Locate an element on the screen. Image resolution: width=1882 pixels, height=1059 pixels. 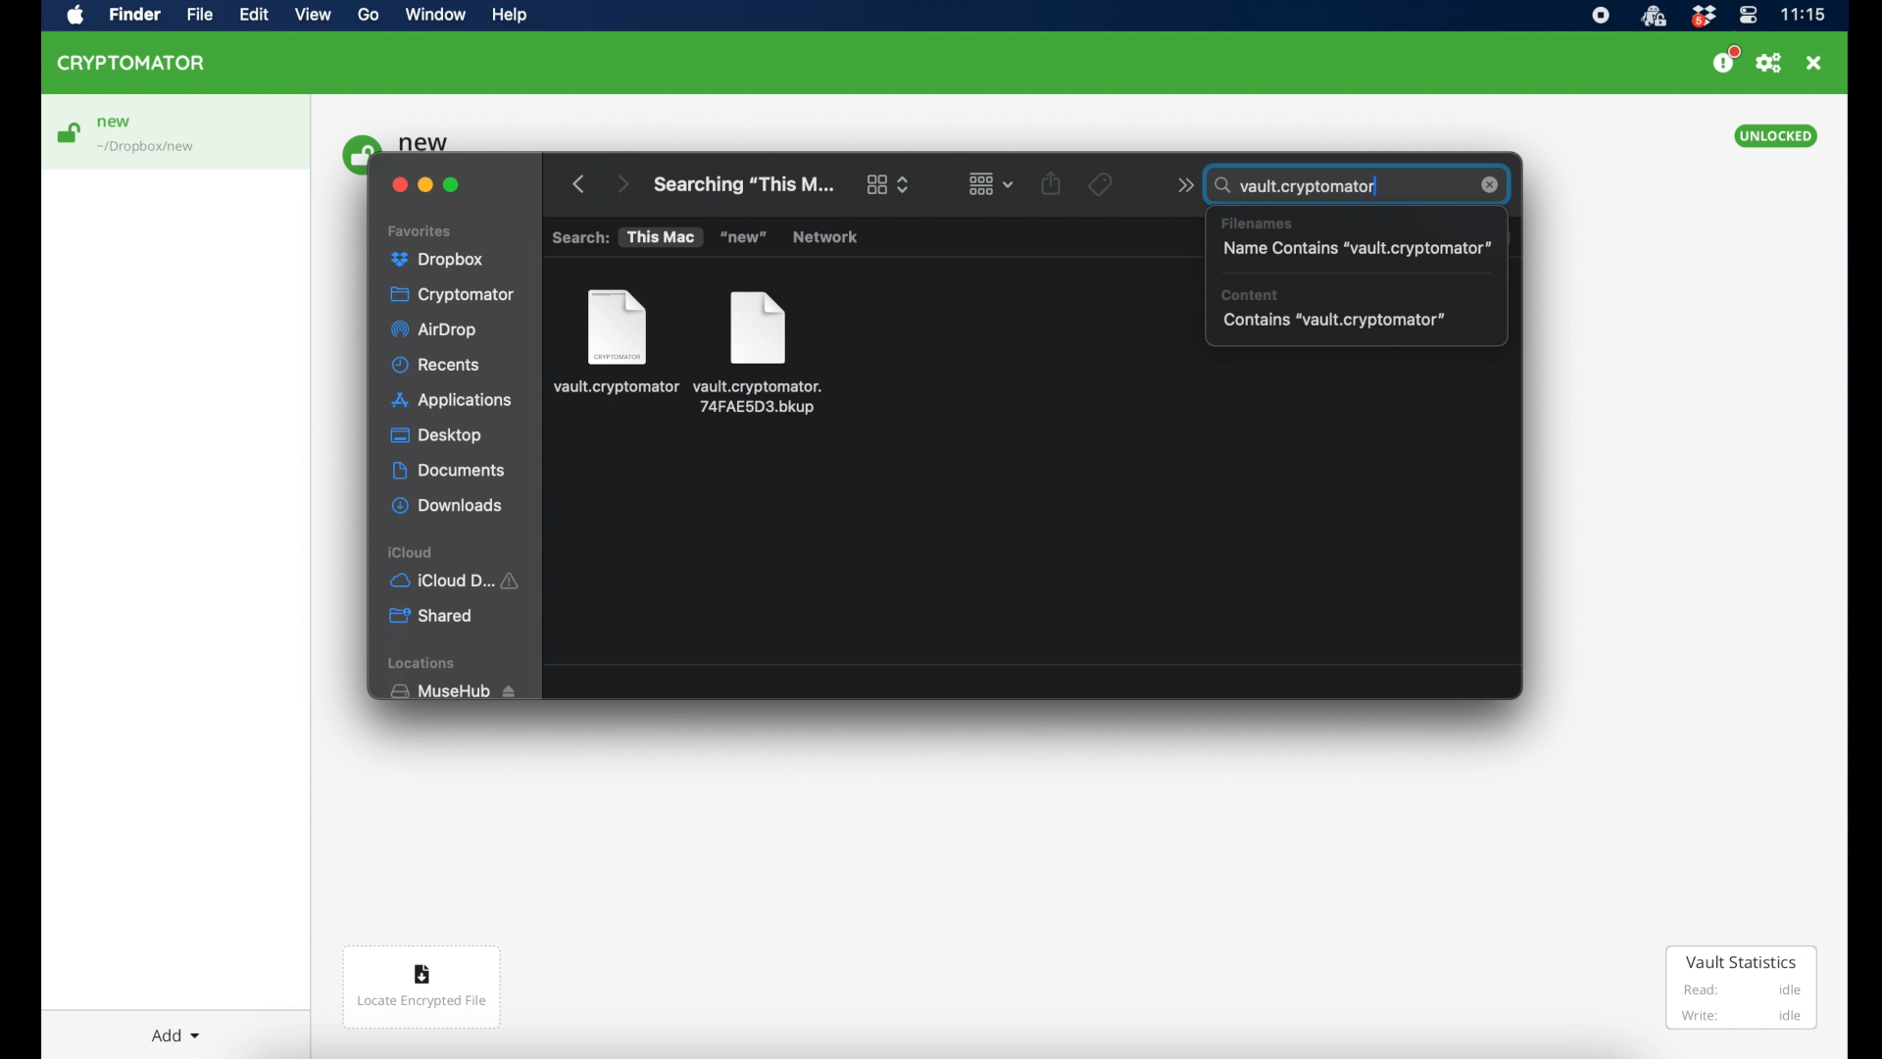
locations is located at coordinates (423, 663).